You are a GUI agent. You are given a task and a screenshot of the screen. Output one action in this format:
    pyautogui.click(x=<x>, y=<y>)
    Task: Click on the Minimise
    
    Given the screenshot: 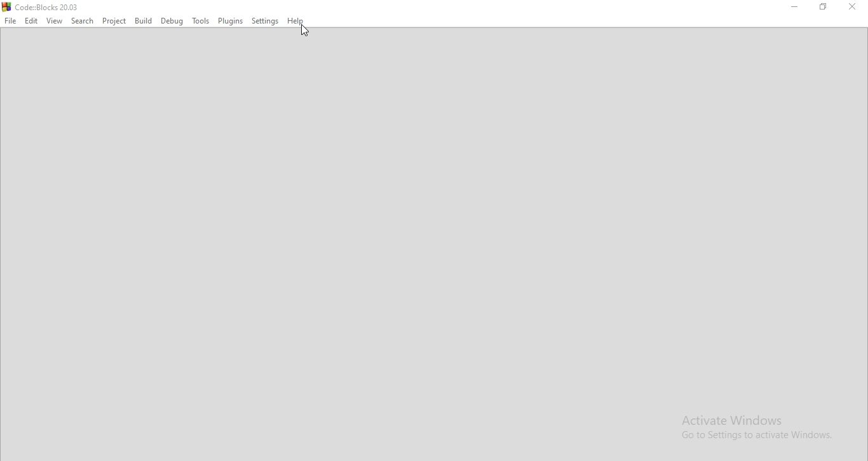 What is the action you would take?
    pyautogui.click(x=793, y=8)
    